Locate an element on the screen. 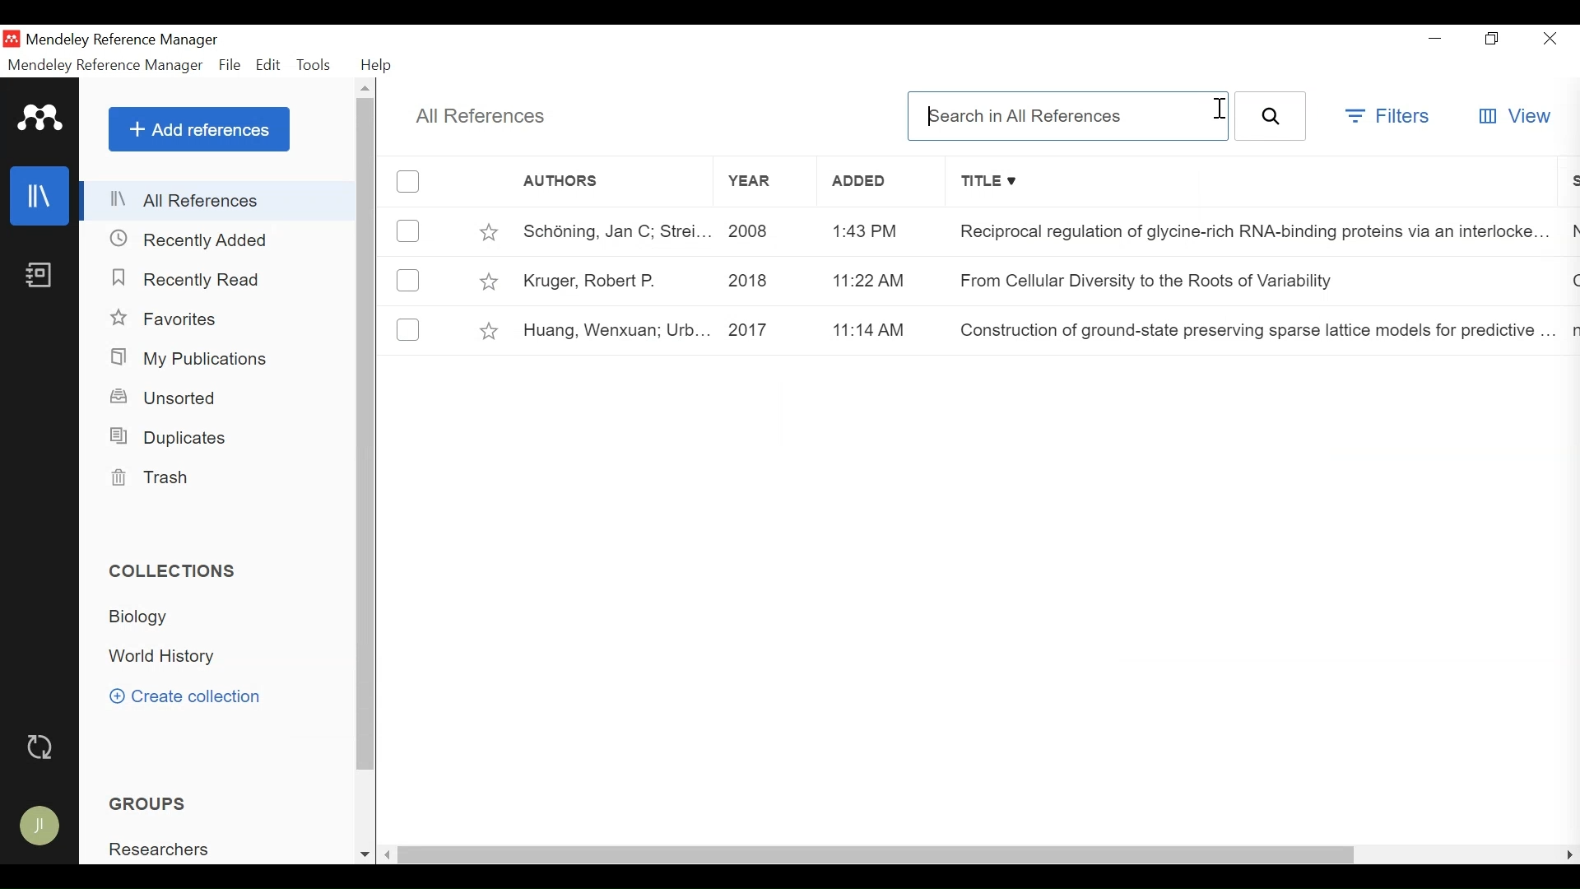 This screenshot has height=889, width=1580. Collection is located at coordinates (166, 655).